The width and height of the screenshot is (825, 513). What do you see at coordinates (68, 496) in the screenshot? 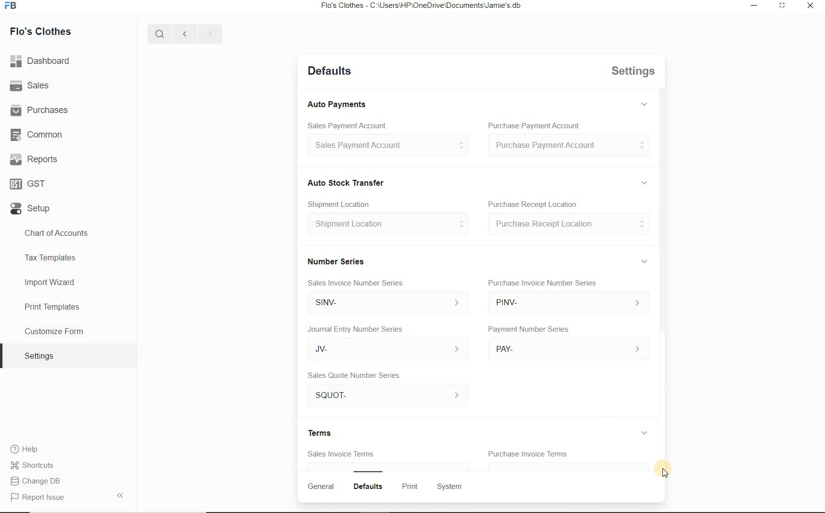
I see `Report Issue` at bounding box center [68, 496].